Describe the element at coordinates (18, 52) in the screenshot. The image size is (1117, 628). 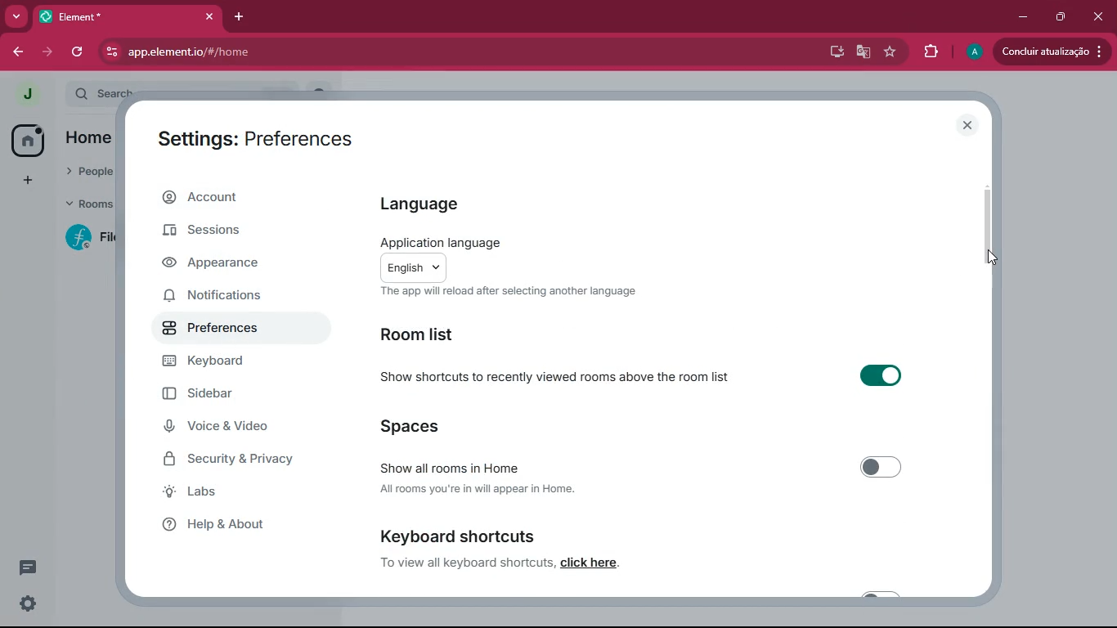
I see `back` at that location.